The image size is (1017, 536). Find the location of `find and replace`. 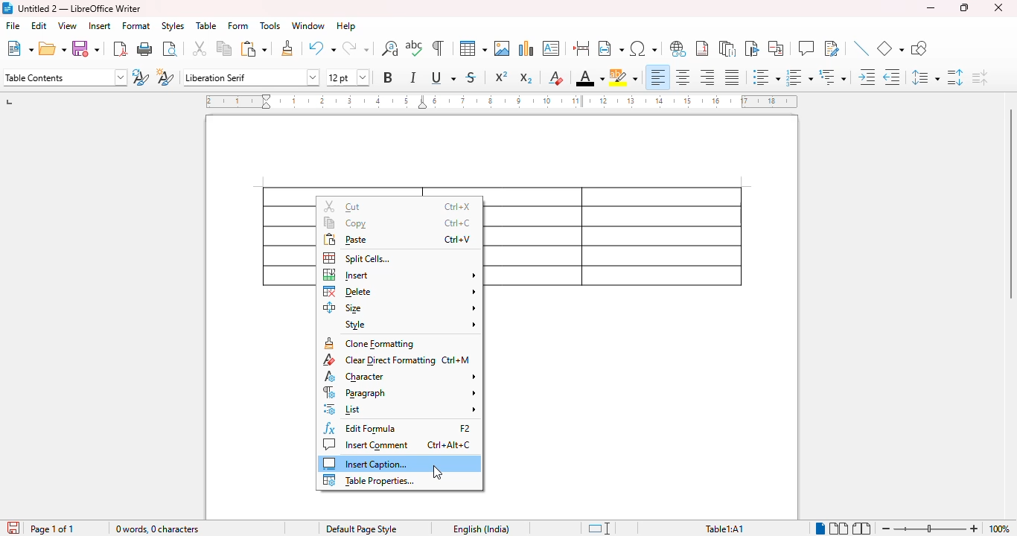

find and replace is located at coordinates (389, 48).